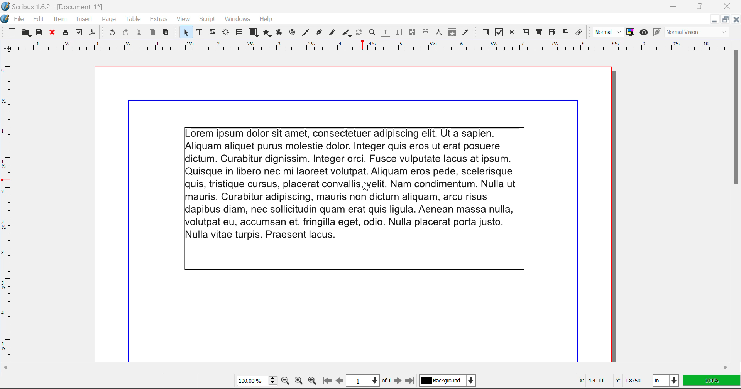 This screenshot has width=741, height=389. Describe the element at coordinates (674, 5) in the screenshot. I see `Restore Down` at that location.